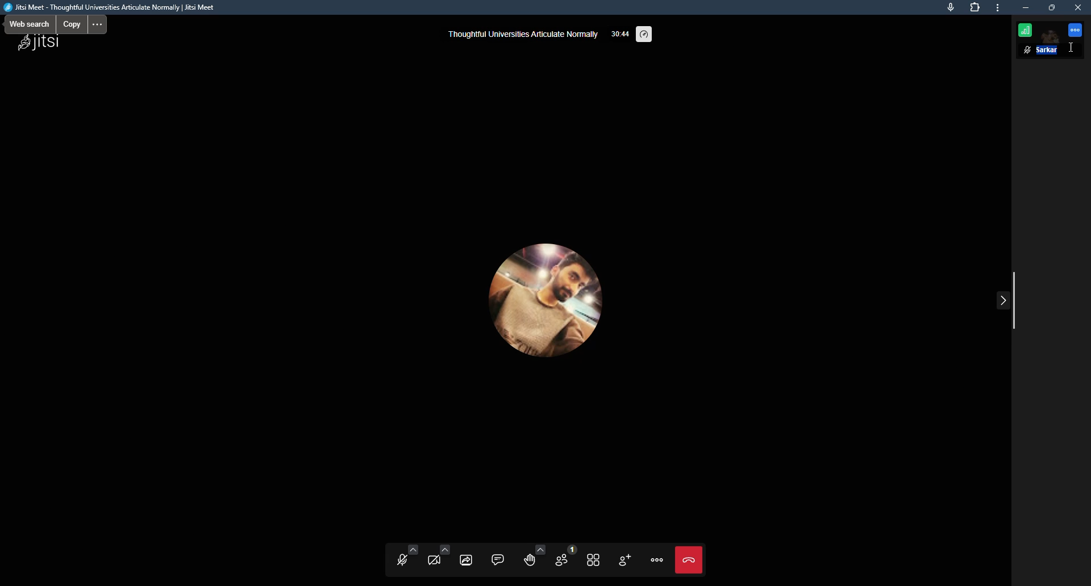  I want to click on 33:41, so click(618, 32).